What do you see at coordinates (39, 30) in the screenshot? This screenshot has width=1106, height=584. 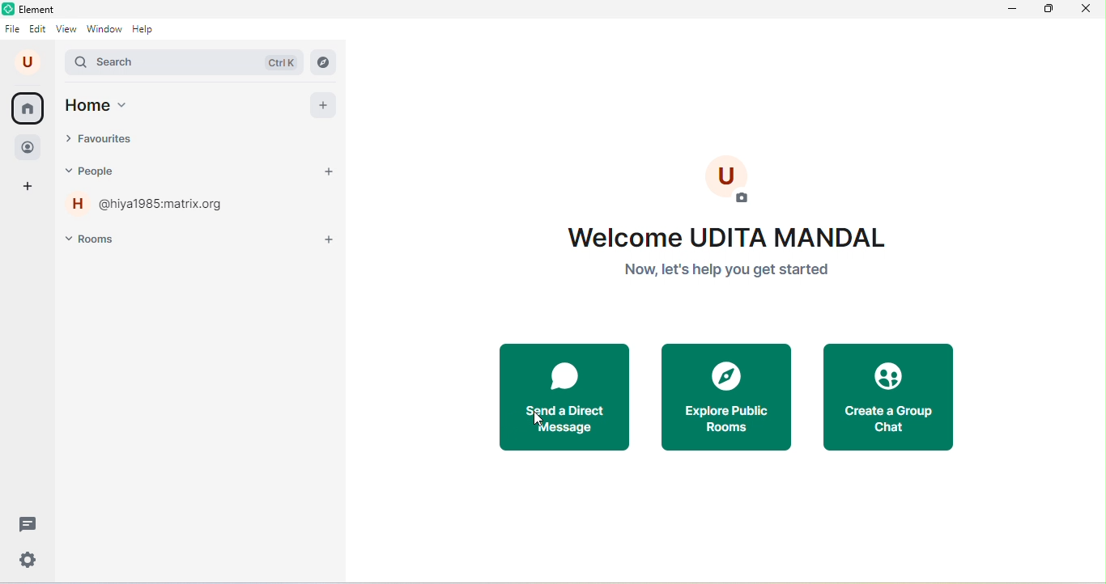 I see `edit` at bounding box center [39, 30].